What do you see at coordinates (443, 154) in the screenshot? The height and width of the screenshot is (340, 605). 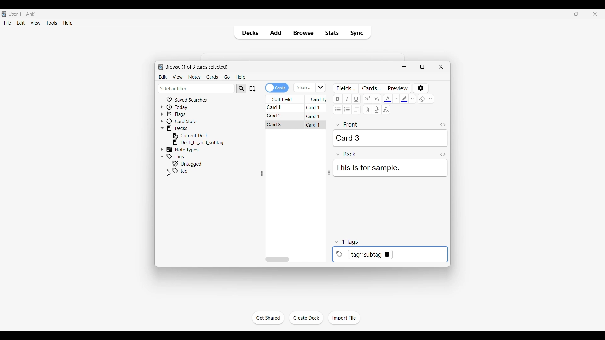 I see `Toggle HTML editor` at bounding box center [443, 154].